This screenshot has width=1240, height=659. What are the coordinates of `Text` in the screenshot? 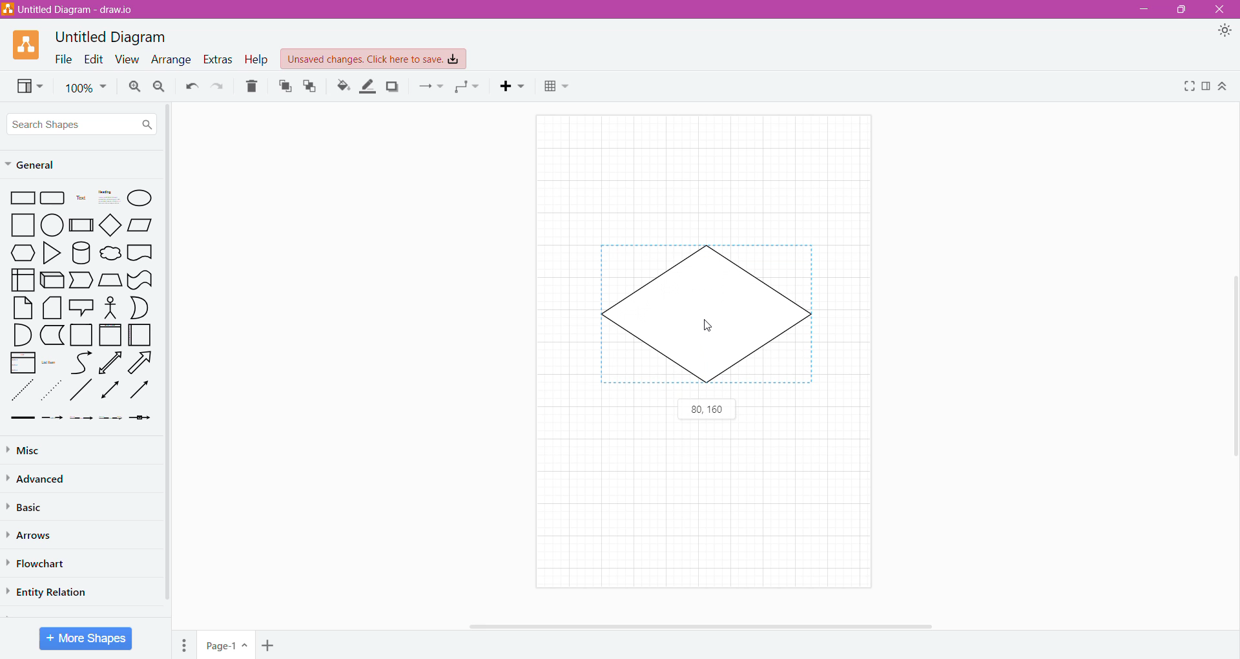 It's located at (81, 199).